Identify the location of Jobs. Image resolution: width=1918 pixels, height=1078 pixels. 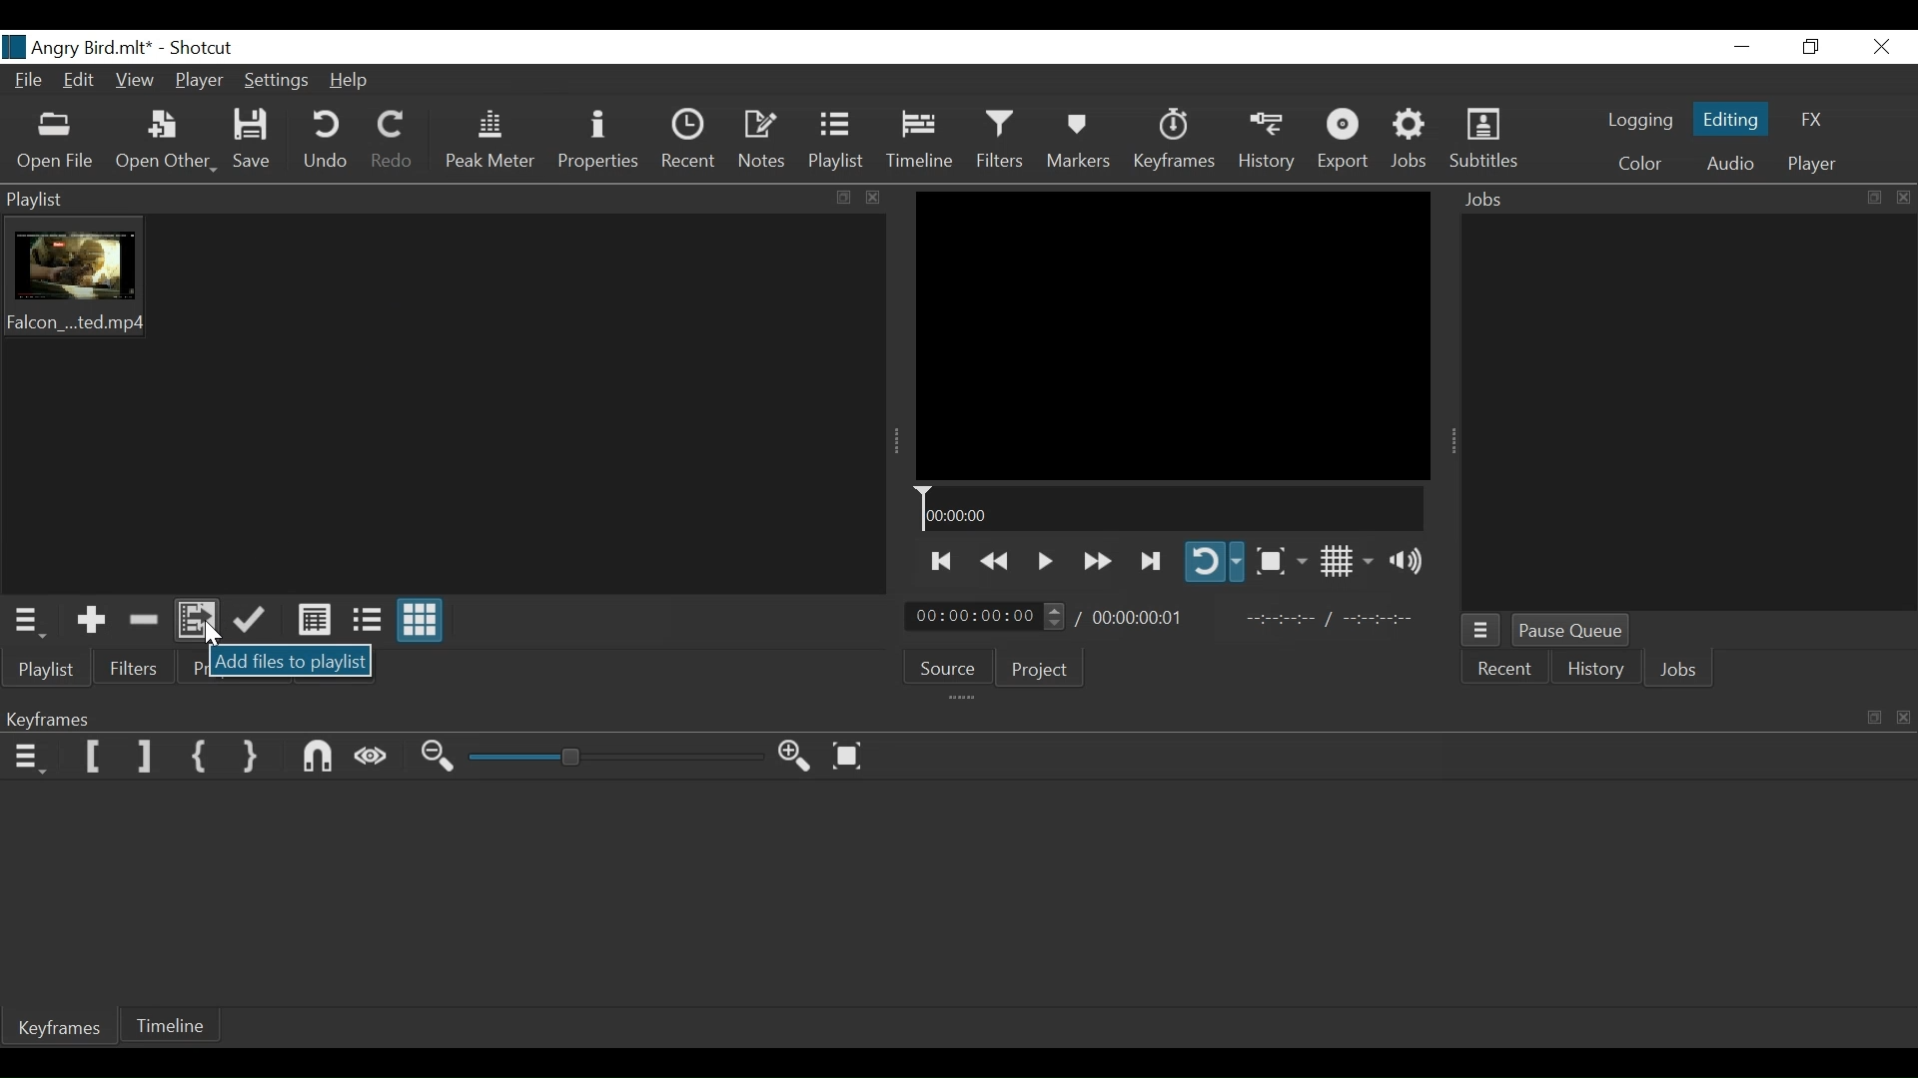
(1679, 671).